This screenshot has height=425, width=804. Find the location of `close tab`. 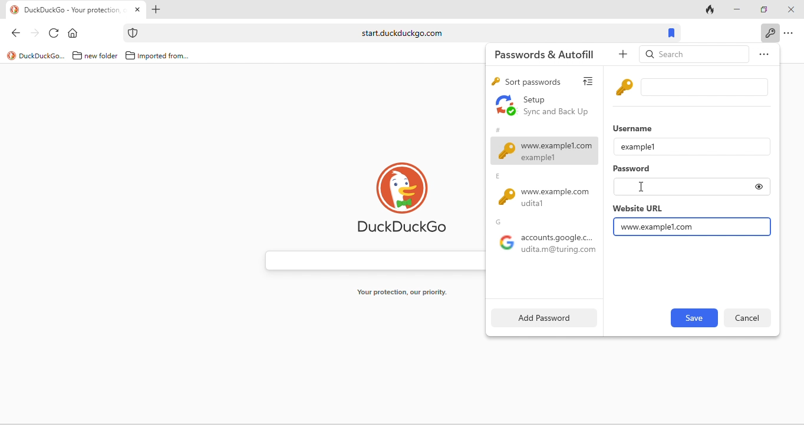

close tab is located at coordinates (137, 10).